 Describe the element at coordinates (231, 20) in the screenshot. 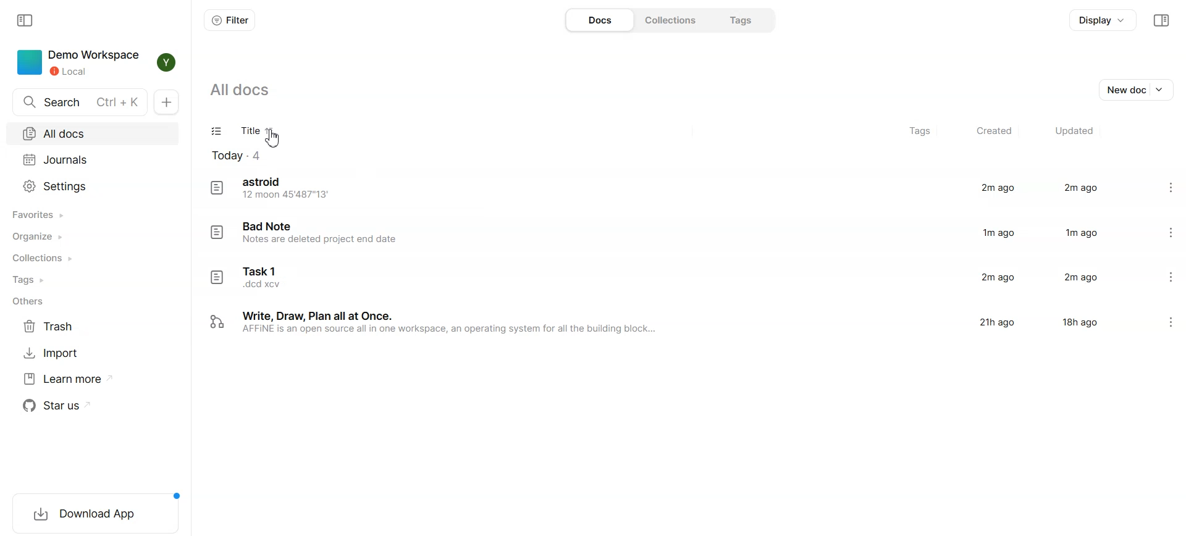

I see `Filter` at that location.